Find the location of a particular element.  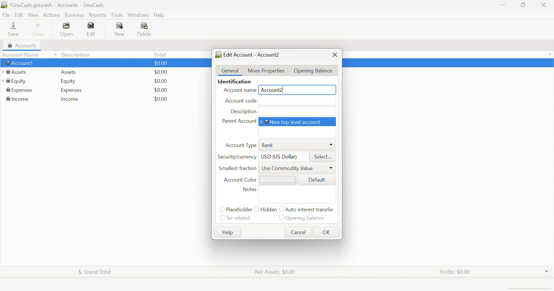

Description is located at coordinates (244, 112).